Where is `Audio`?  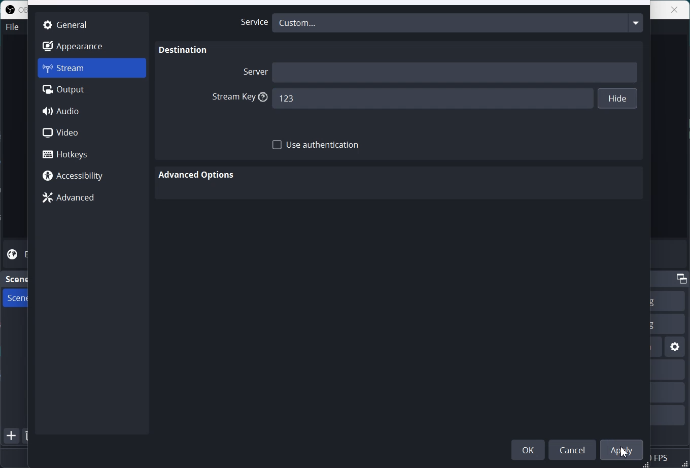
Audio is located at coordinates (92, 111).